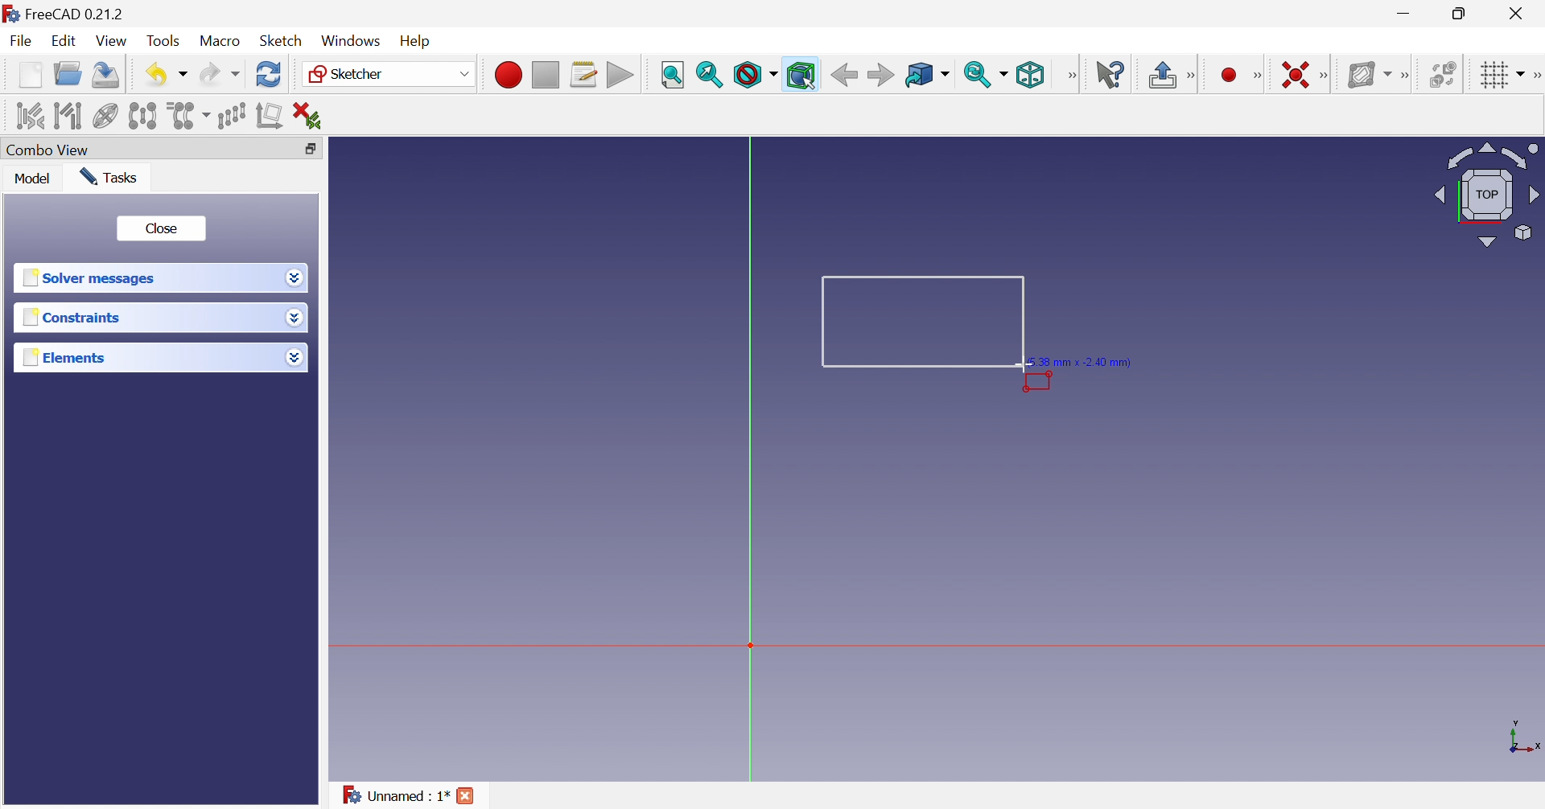  What do you see at coordinates (1193, 75) in the screenshot?
I see `Sketcher edit mode` at bounding box center [1193, 75].